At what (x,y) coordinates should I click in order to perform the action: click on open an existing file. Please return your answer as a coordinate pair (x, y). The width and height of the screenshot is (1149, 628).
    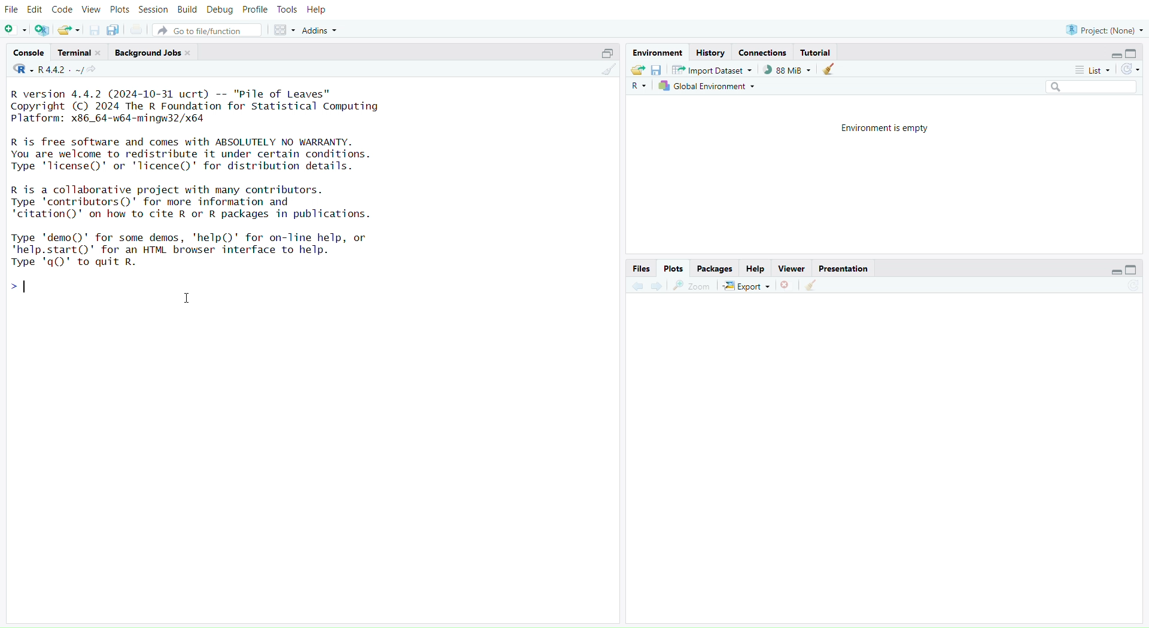
    Looking at the image, I should click on (69, 30).